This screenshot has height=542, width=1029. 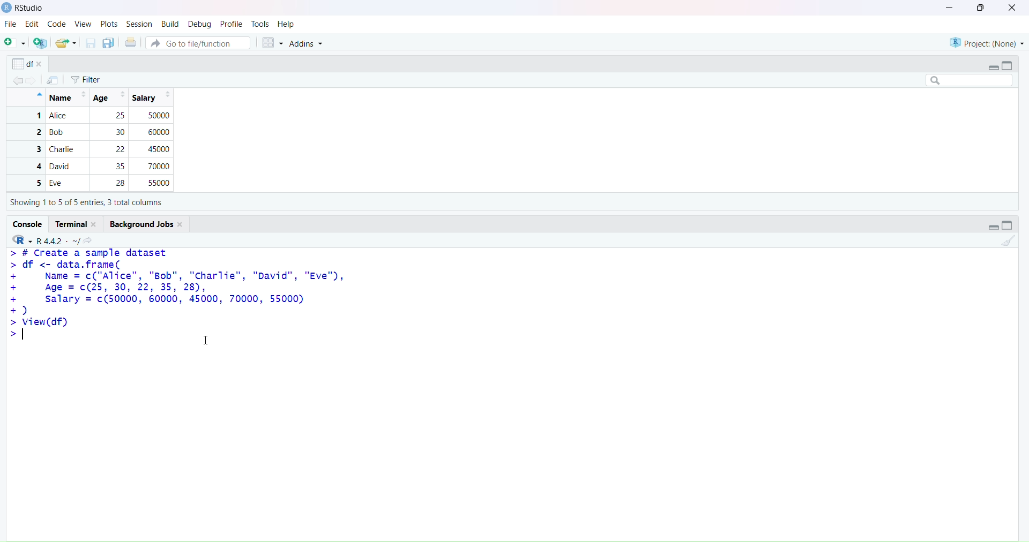 What do you see at coordinates (77, 223) in the screenshot?
I see `terminal` at bounding box center [77, 223].